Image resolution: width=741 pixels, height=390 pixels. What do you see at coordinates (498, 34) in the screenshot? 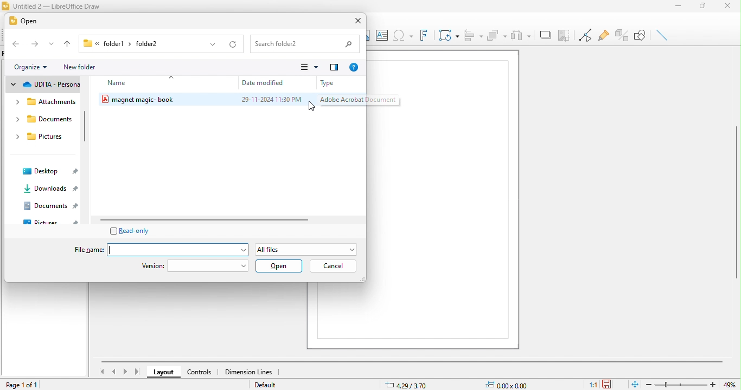
I see `arrange` at bounding box center [498, 34].